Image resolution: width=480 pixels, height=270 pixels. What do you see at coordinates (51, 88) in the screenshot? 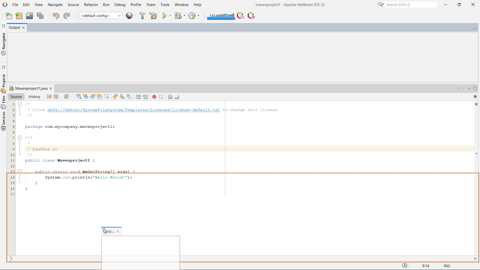
I see `close window` at bounding box center [51, 88].